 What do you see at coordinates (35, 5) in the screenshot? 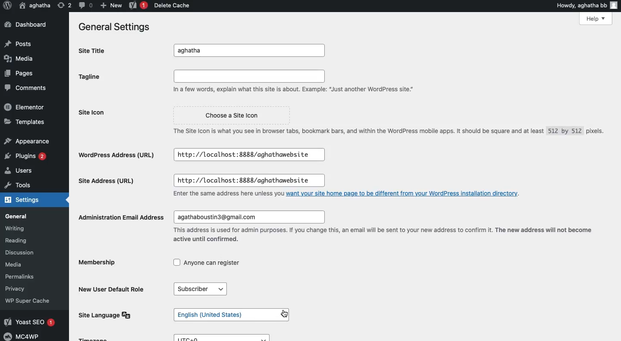
I see `aghatha` at bounding box center [35, 5].